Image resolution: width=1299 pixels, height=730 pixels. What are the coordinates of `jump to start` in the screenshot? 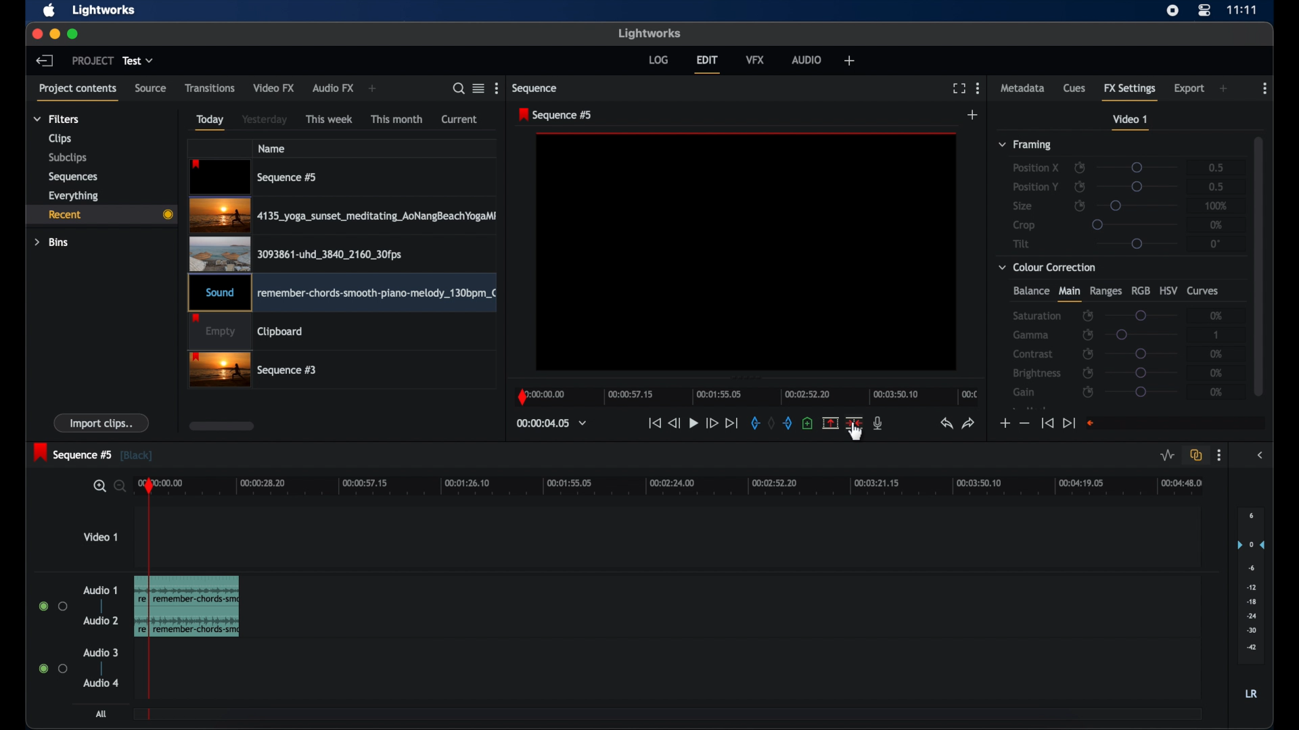 It's located at (1047, 423).